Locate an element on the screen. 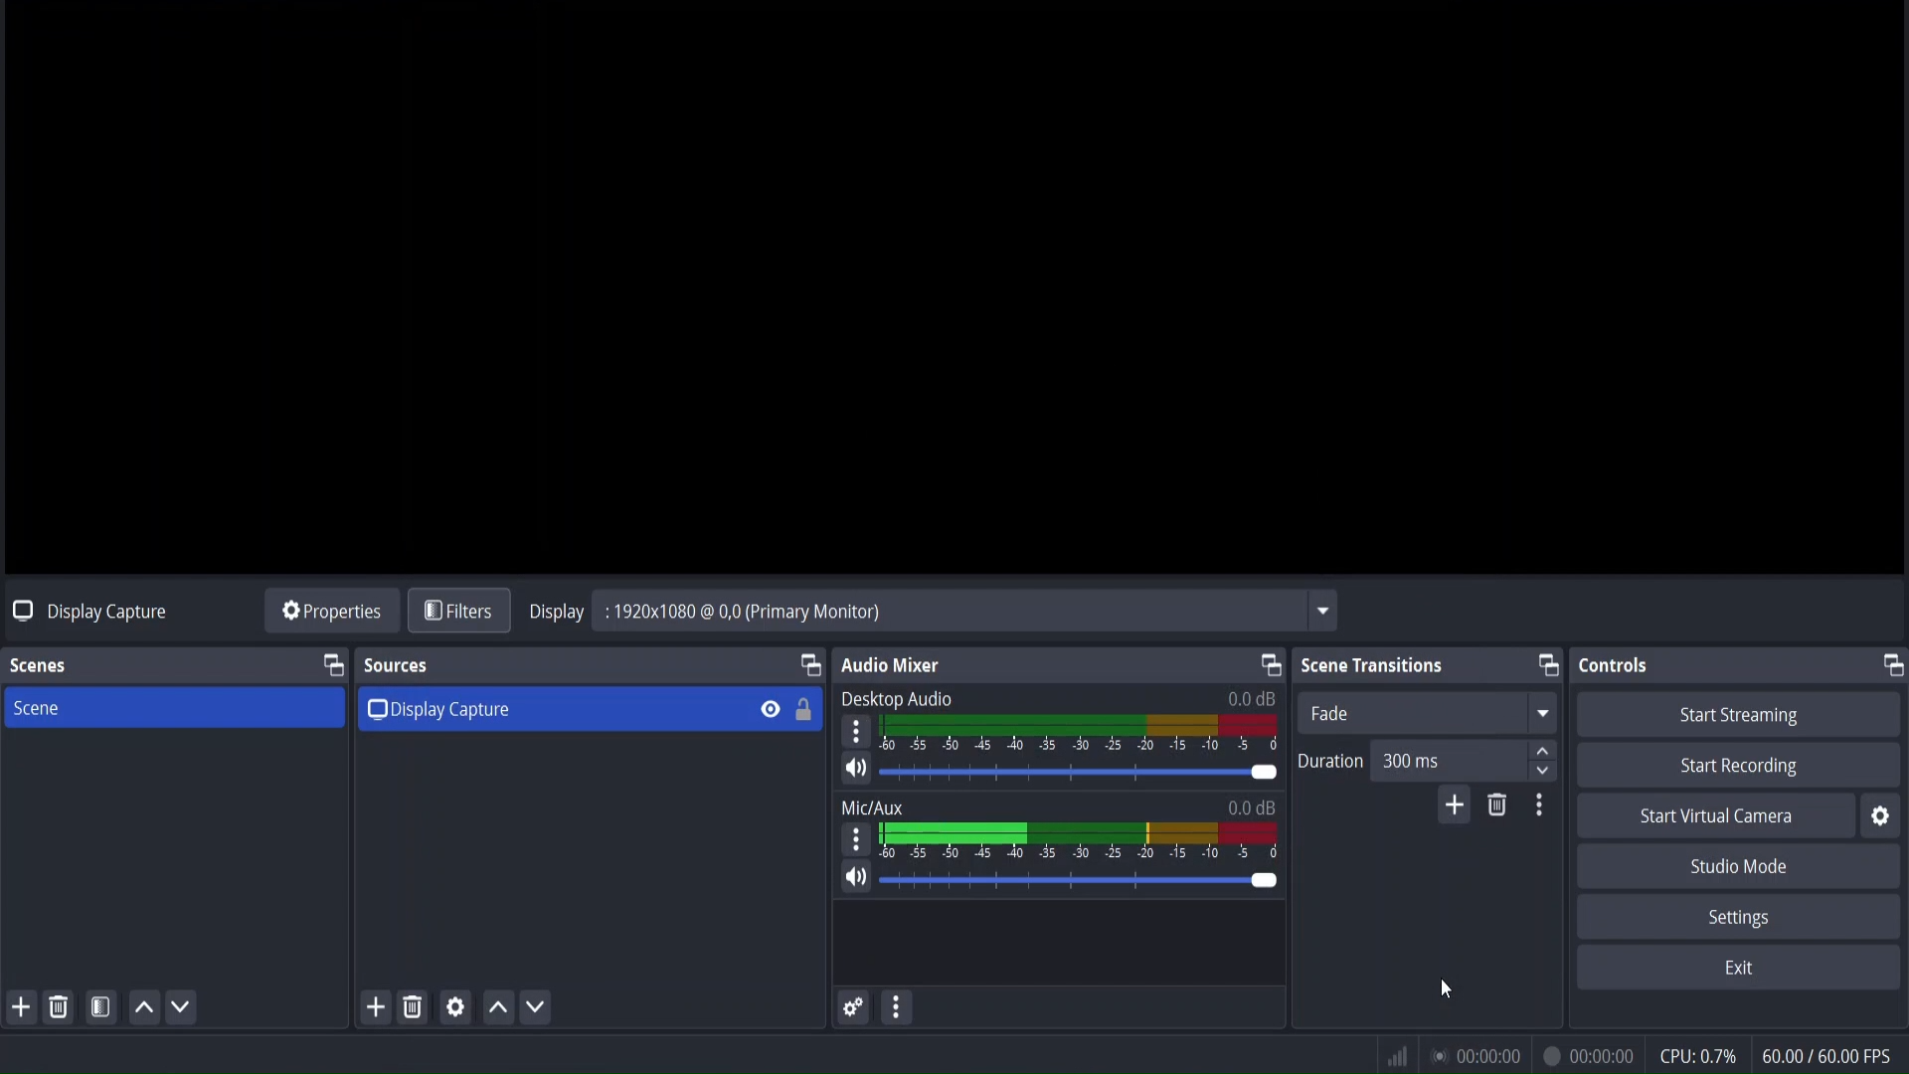 The height and width of the screenshot is (1074, 1909). audio mixer is located at coordinates (890, 664).